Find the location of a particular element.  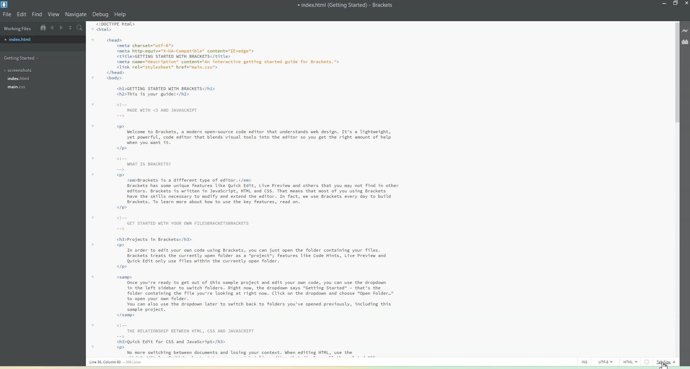

Vertical Scroll bar is located at coordinates (675, 189).